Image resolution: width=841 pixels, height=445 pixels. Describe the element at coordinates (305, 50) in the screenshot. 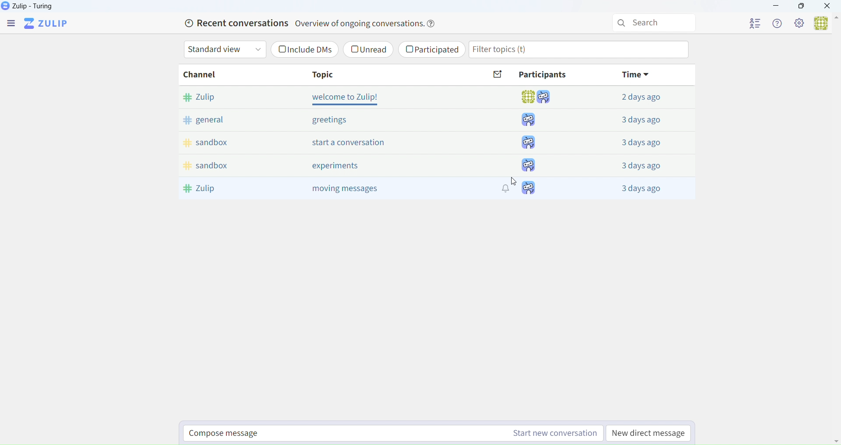

I see `Include DMs` at that location.